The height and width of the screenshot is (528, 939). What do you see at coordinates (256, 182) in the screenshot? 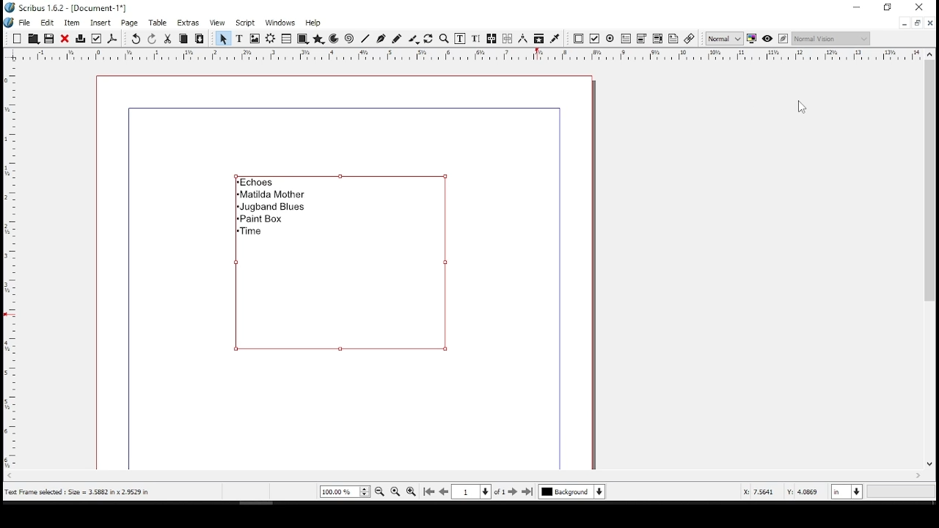
I see `echoes` at bounding box center [256, 182].